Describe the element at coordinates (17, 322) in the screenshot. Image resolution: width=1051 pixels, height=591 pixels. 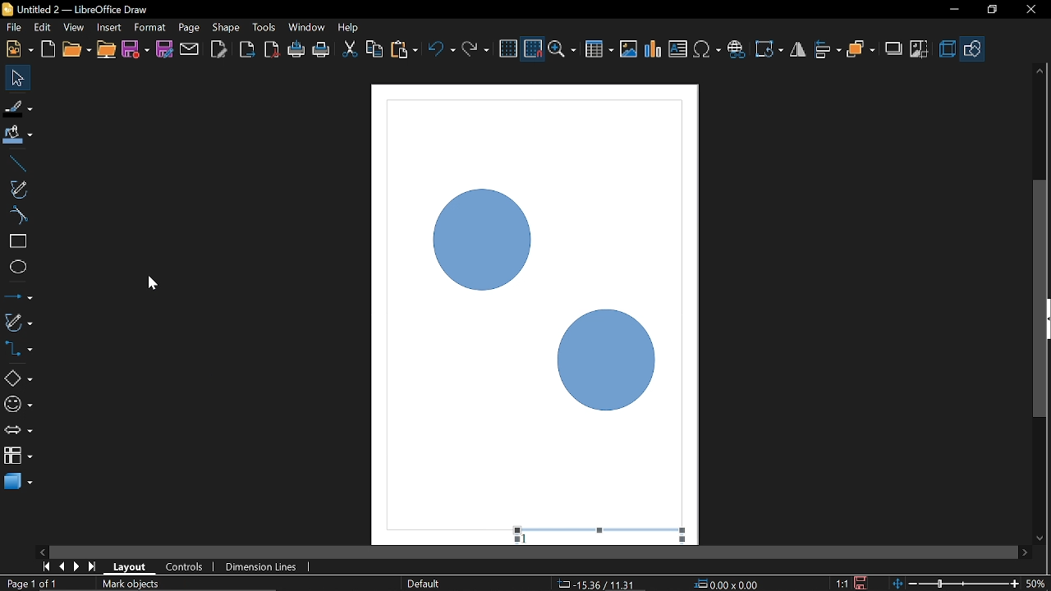
I see `Curves and polygons` at that location.